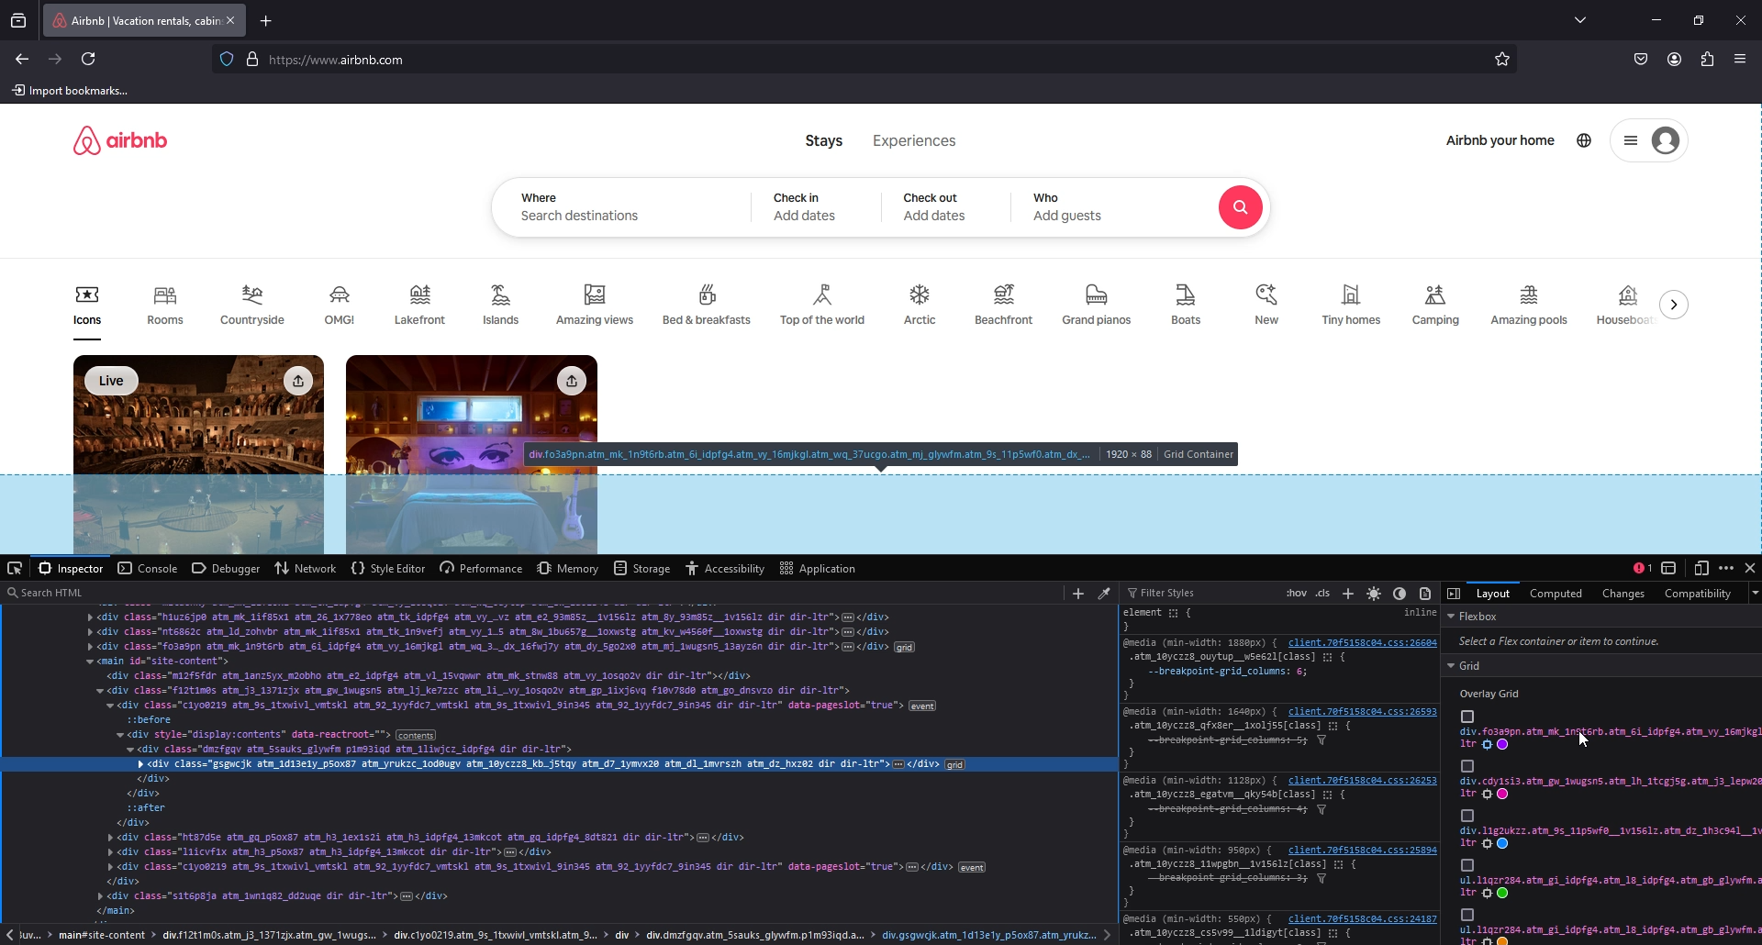 This screenshot has width=1762, height=945. What do you see at coordinates (305, 569) in the screenshot?
I see `network` at bounding box center [305, 569].